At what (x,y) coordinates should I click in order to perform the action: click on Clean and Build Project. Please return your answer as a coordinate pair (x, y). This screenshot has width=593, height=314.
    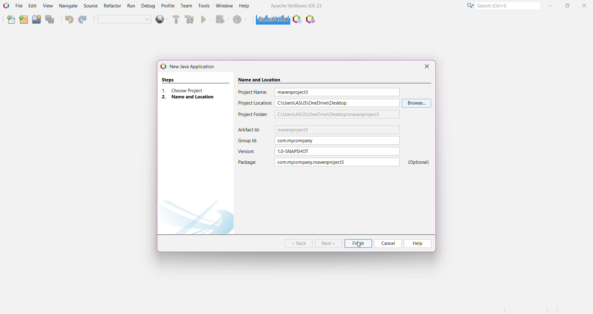
    Looking at the image, I should click on (189, 19).